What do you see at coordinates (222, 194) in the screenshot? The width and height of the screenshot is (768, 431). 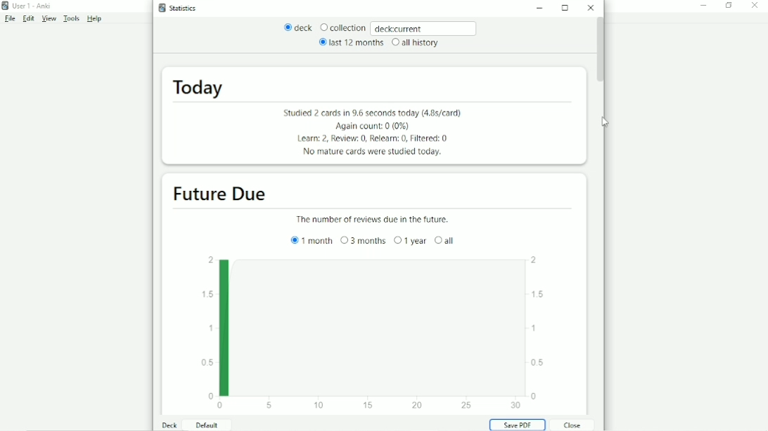 I see `Future Due` at bounding box center [222, 194].